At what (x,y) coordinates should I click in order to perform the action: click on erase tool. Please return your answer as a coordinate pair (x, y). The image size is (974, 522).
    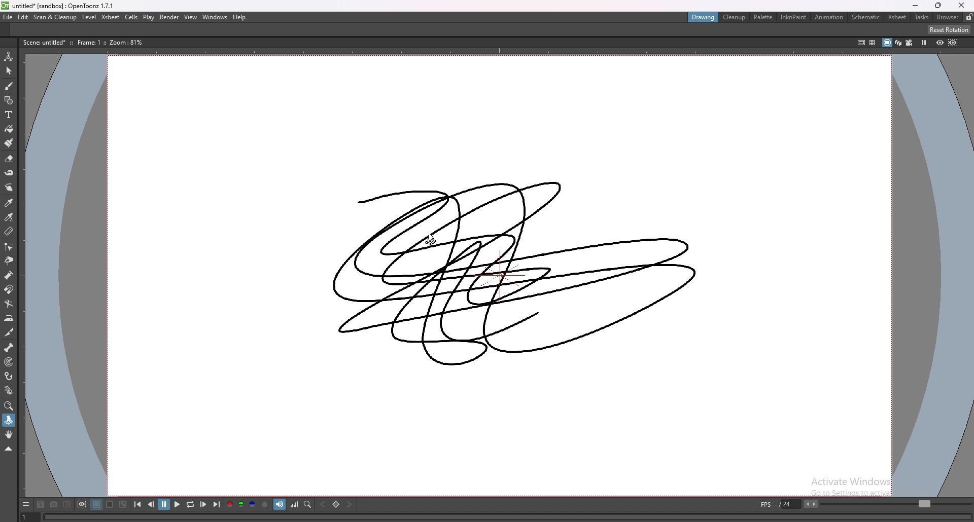
    Looking at the image, I should click on (10, 158).